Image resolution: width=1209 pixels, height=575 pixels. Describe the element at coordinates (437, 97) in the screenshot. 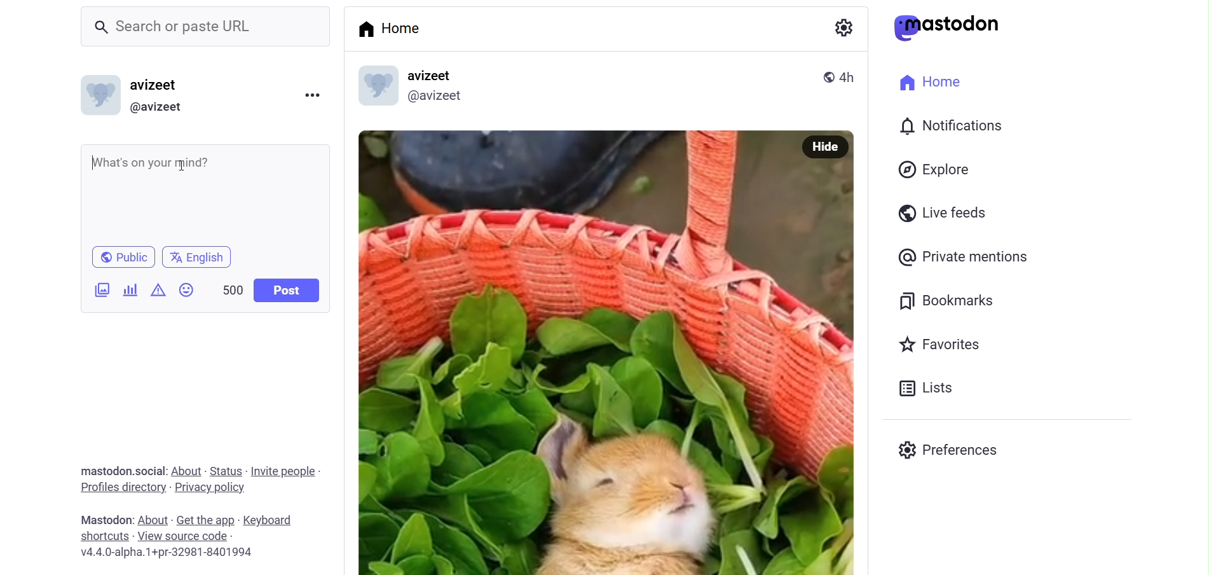

I see `@avizeetl` at that location.